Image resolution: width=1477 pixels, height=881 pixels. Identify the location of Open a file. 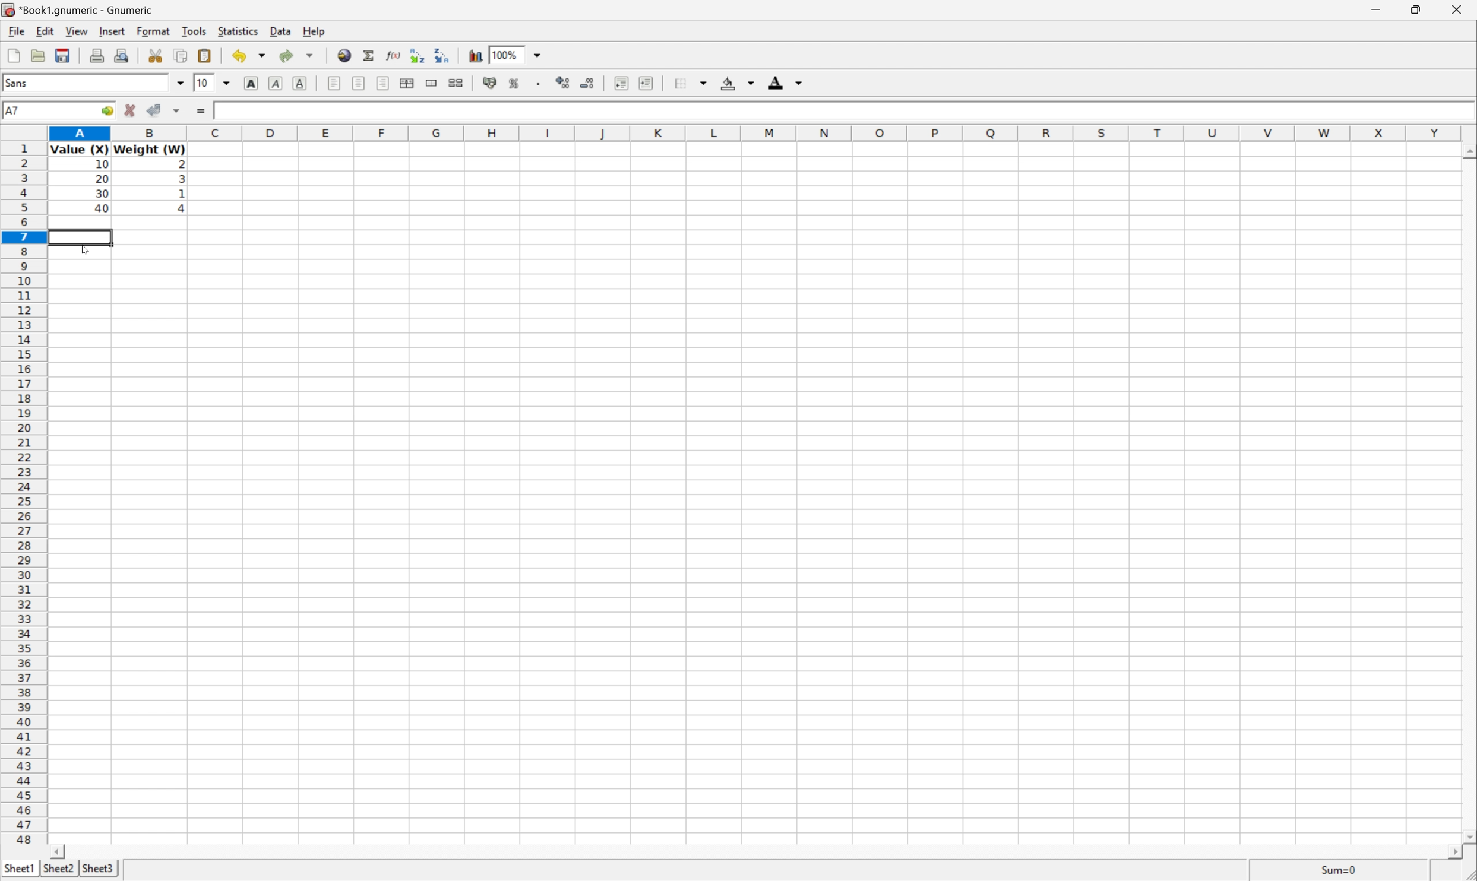
(35, 56).